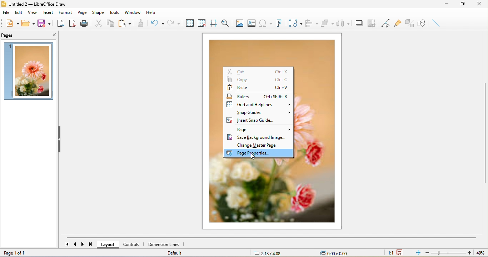  I want to click on image, so click(29, 71).